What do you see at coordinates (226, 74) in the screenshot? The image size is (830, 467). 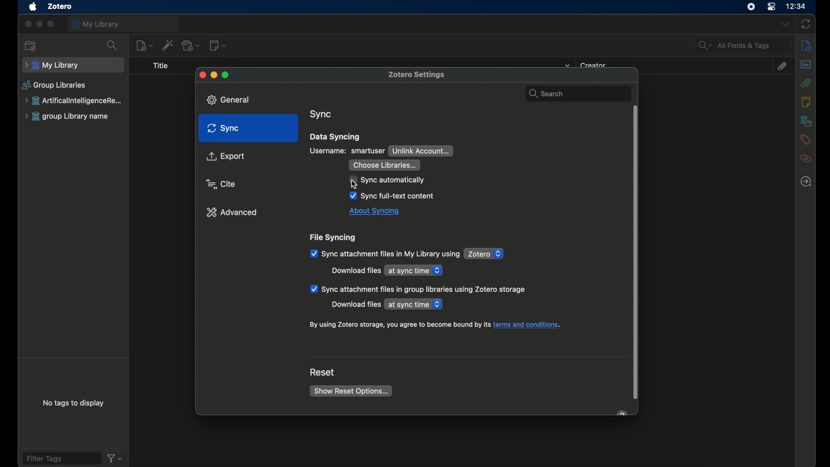 I see `maximize` at bounding box center [226, 74].